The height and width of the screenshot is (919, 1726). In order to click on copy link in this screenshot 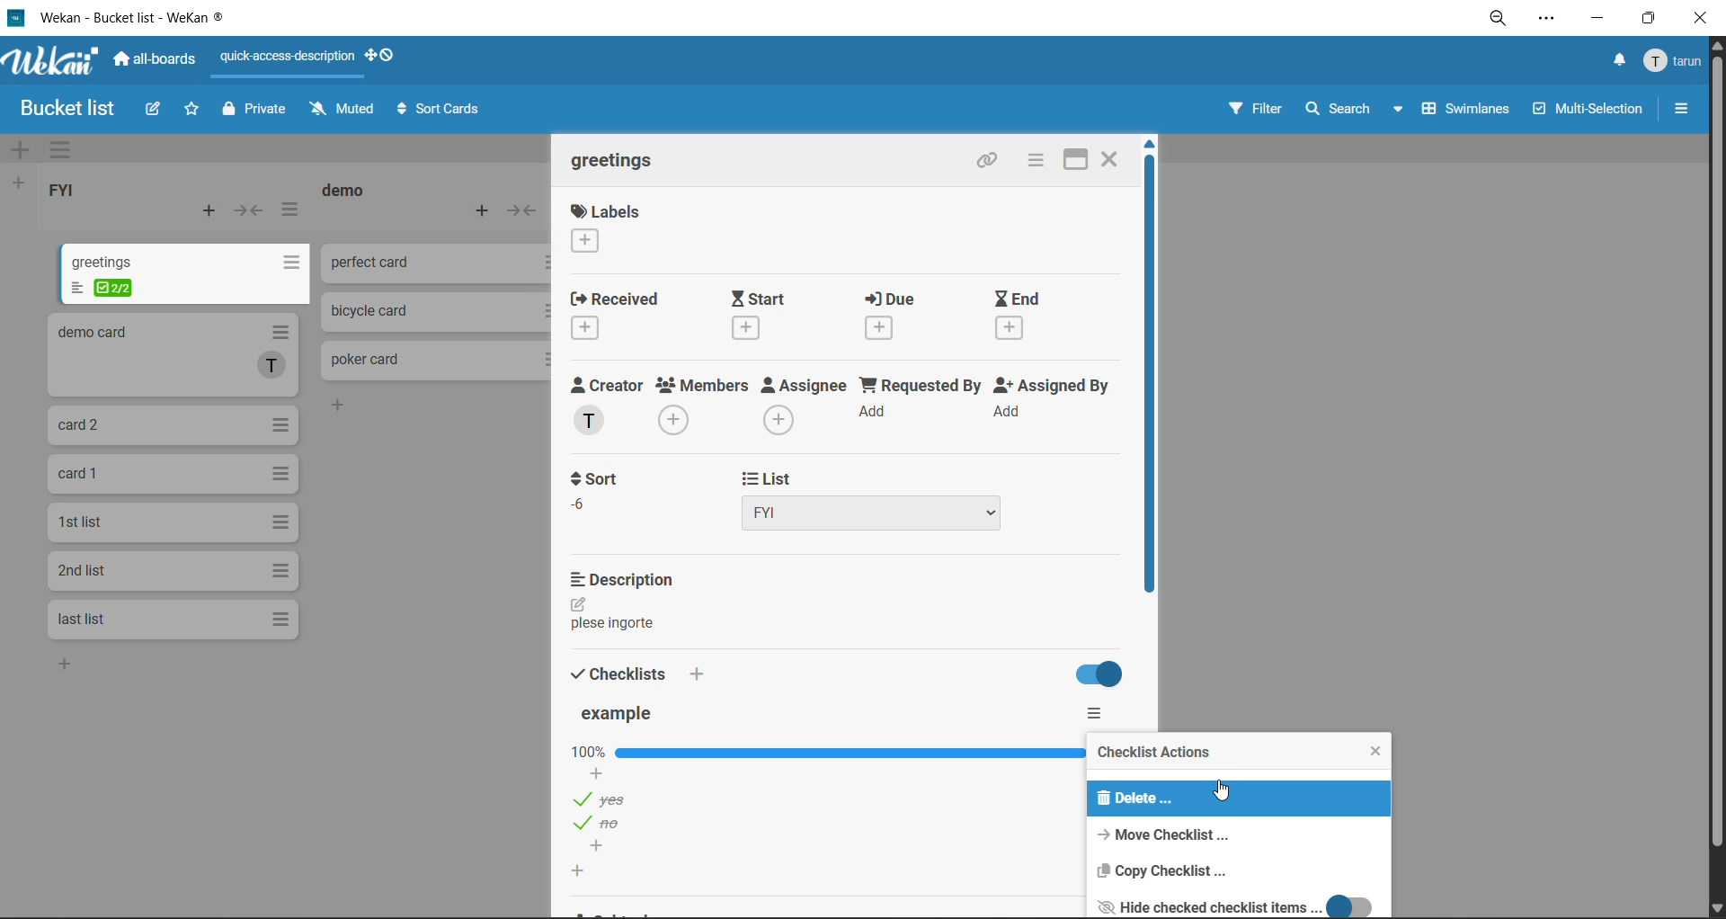, I will do `click(990, 162)`.